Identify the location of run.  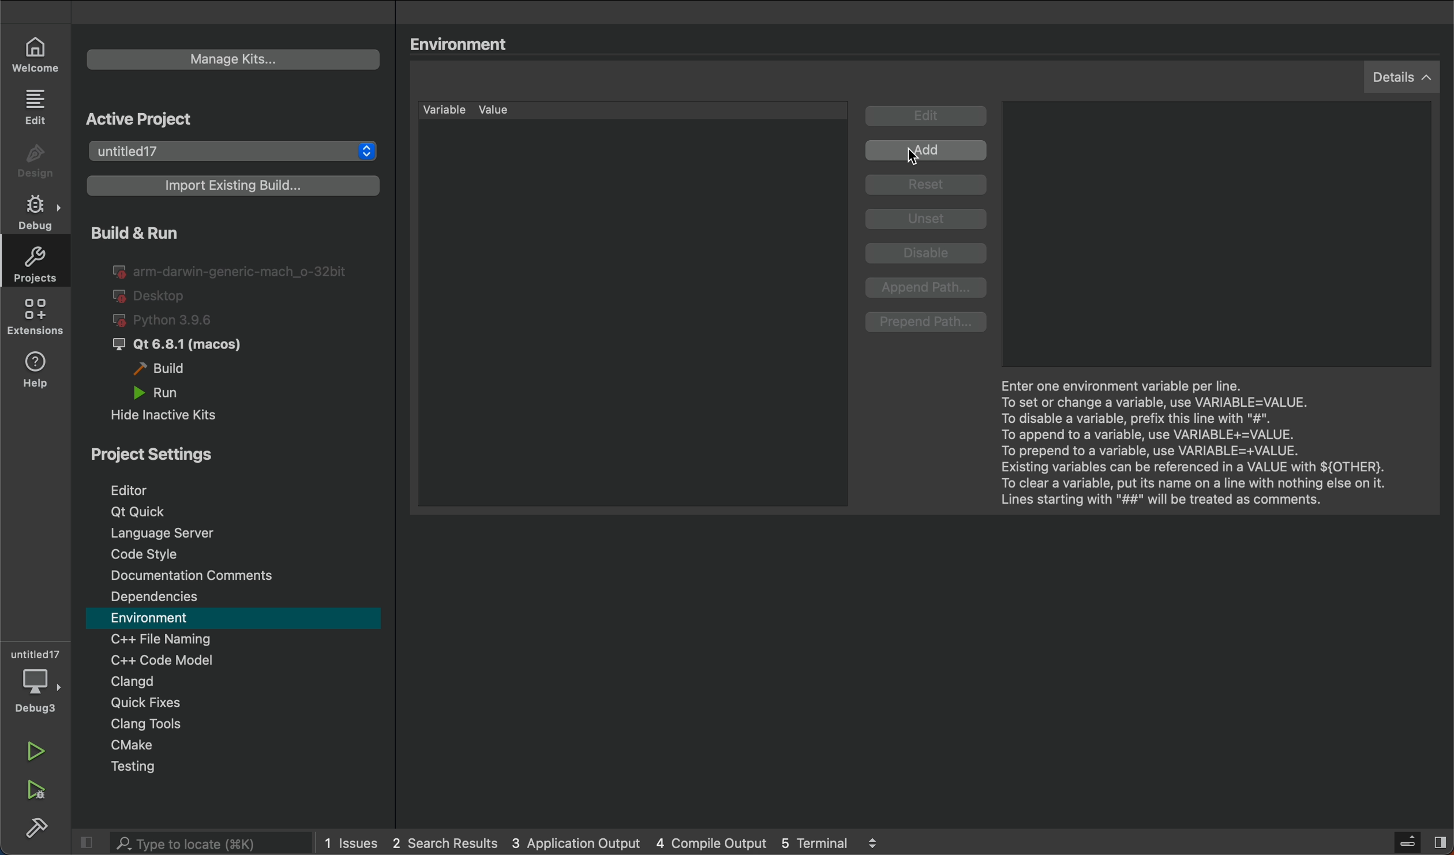
(44, 755).